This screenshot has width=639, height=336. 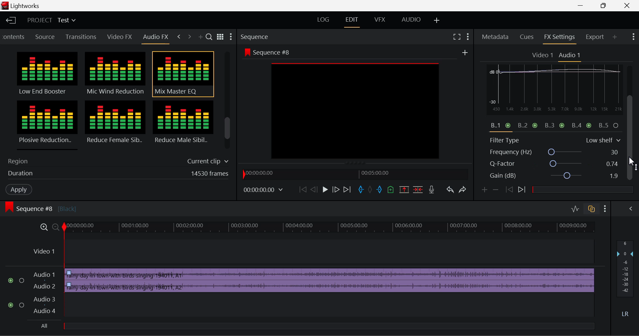 What do you see at coordinates (182, 74) in the screenshot?
I see `Mix Master EQ` at bounding box center [182, 74].